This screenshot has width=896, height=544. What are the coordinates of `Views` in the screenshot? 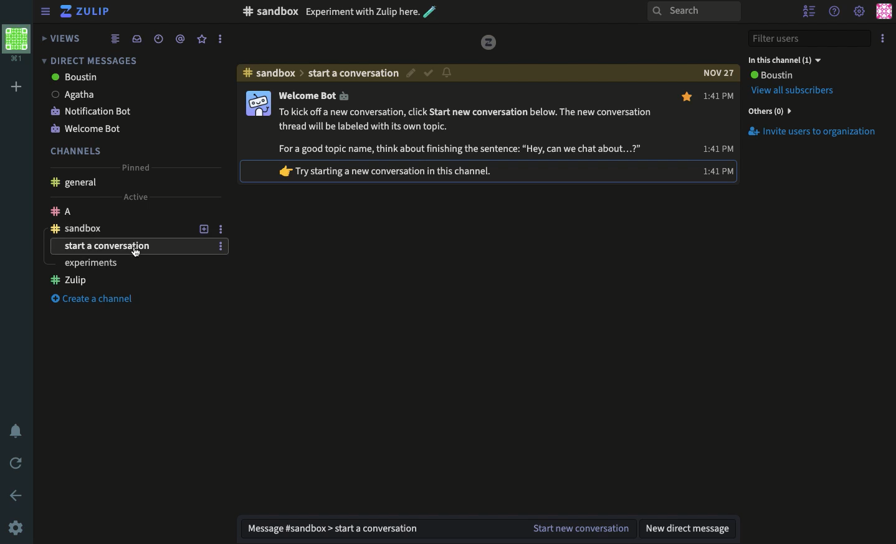 It's located at (63, 38).